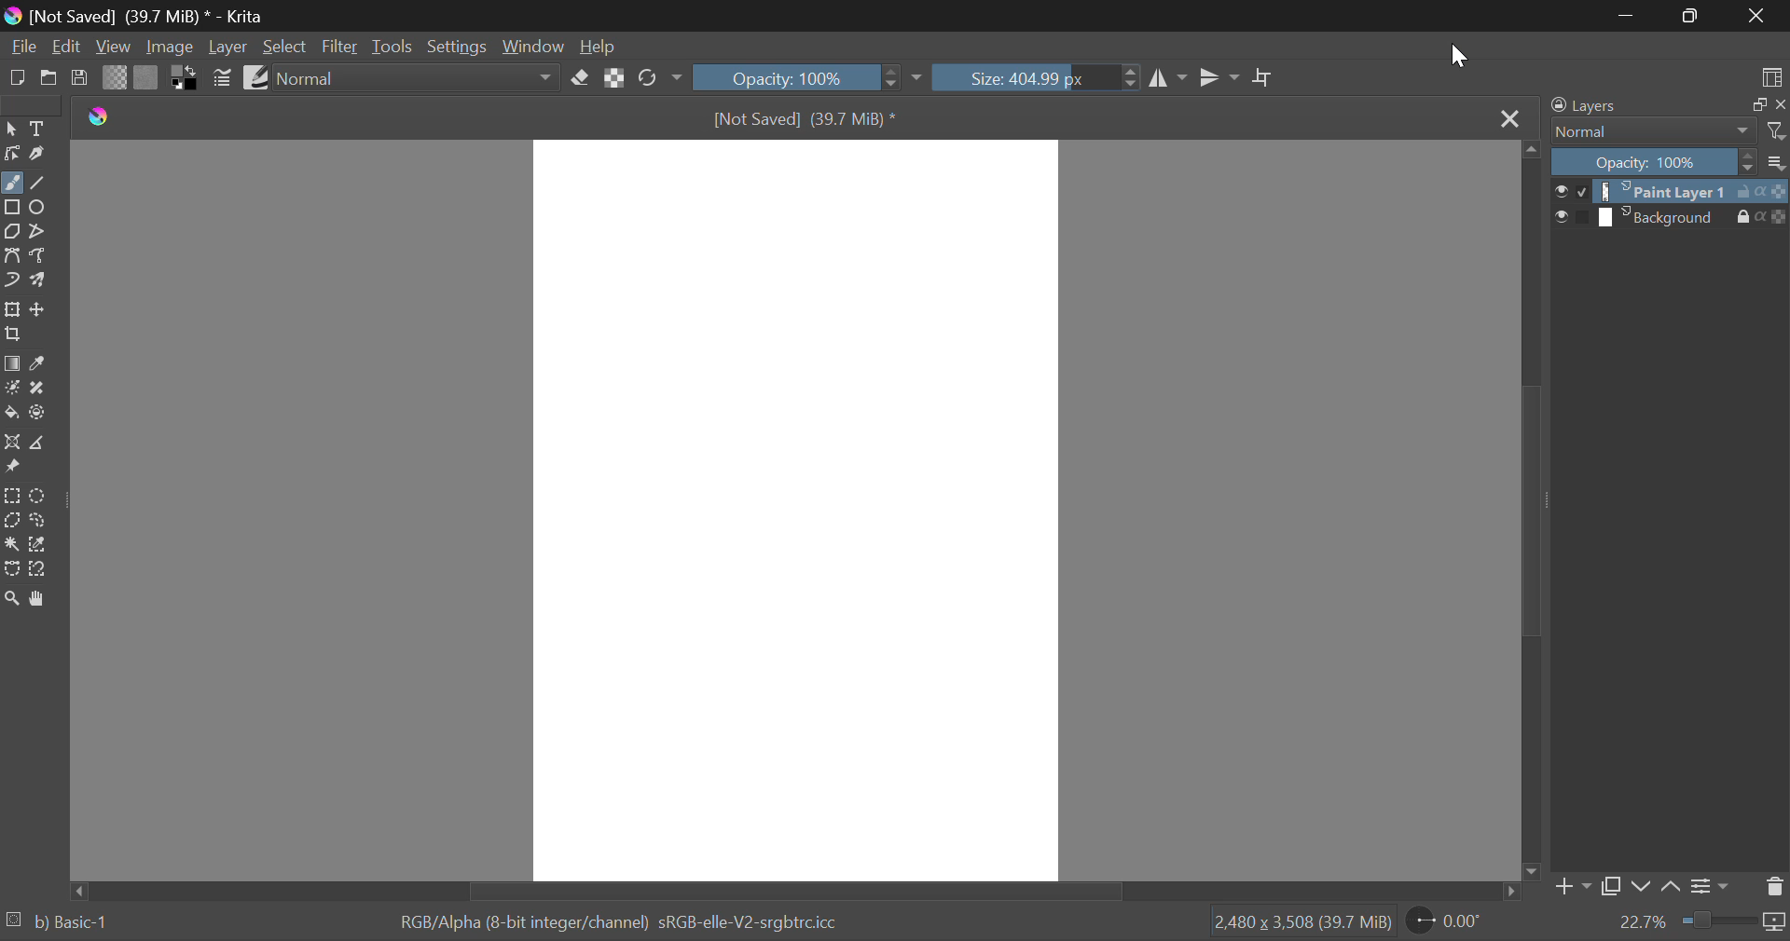  What do you see at coordinates (11, 388) in the screenshot?
I see `Colorize Mask Tool` at bounding box center [11, 388].